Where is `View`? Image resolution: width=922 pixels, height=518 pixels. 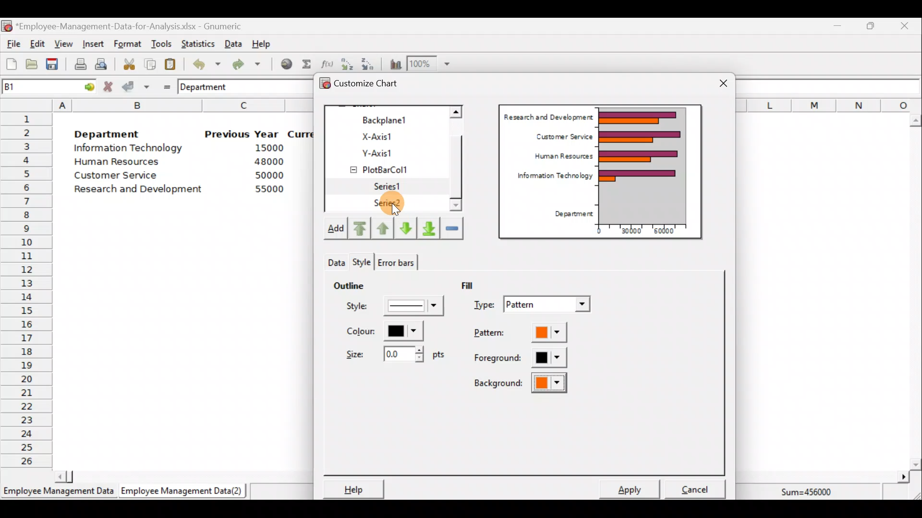 View is located at coordinates (62, 44).